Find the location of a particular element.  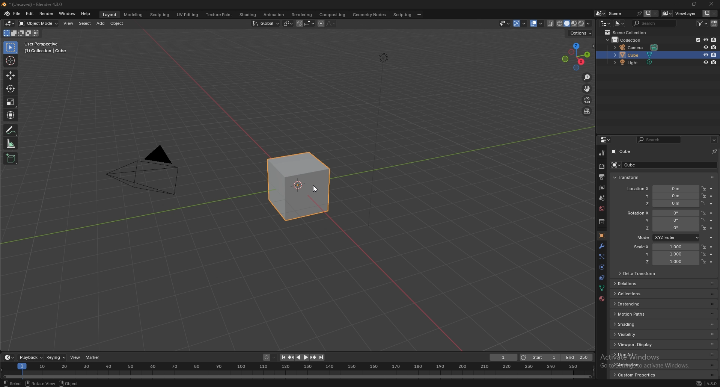

hide in viewport is located at coordinates (705, 62).